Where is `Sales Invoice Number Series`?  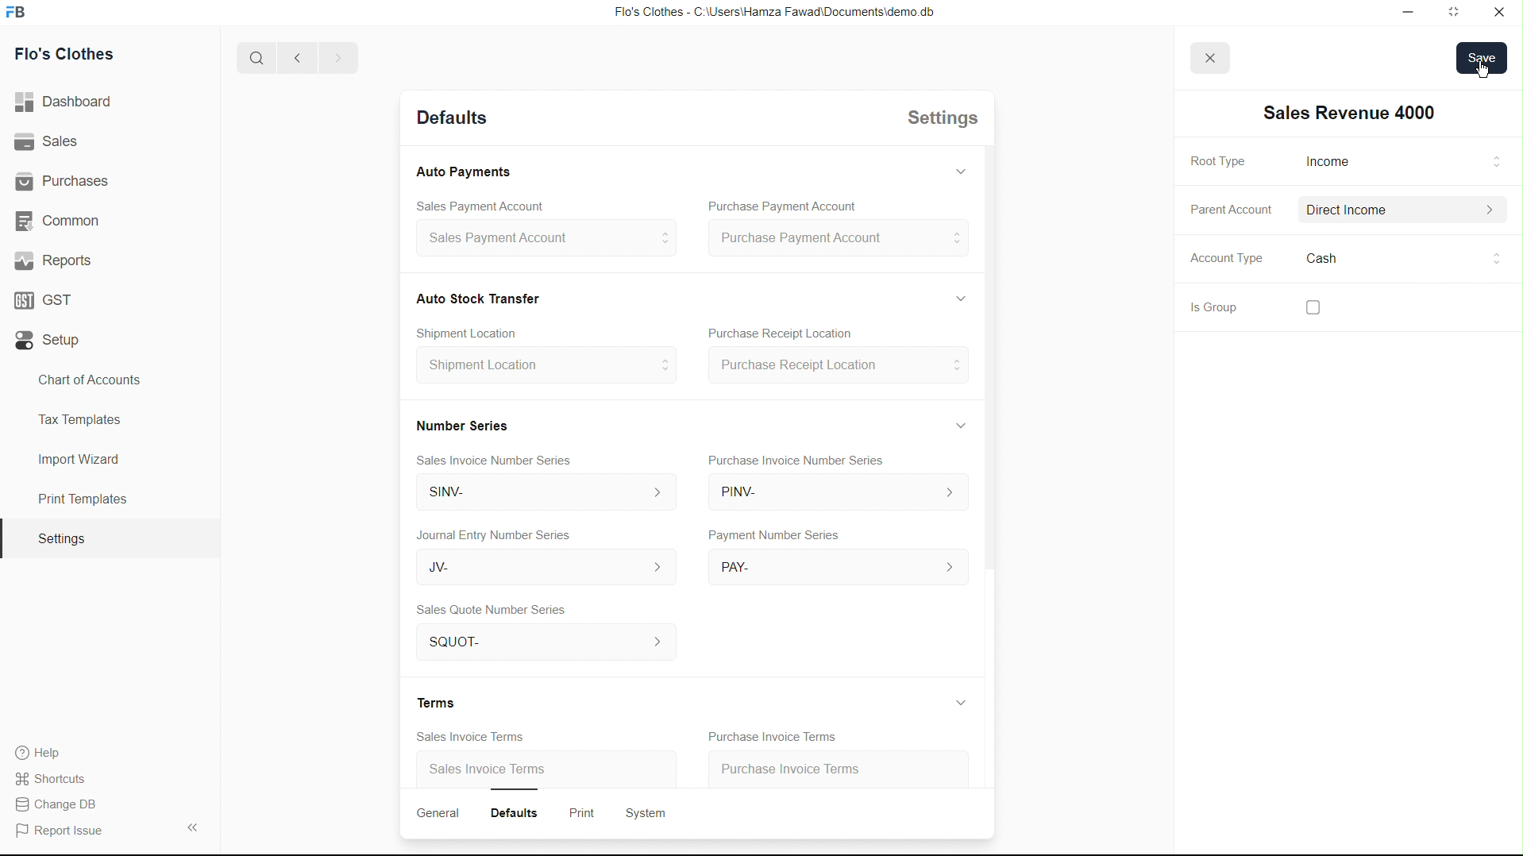 Sales Invoice Number Series is located at coordinates (500, 457).